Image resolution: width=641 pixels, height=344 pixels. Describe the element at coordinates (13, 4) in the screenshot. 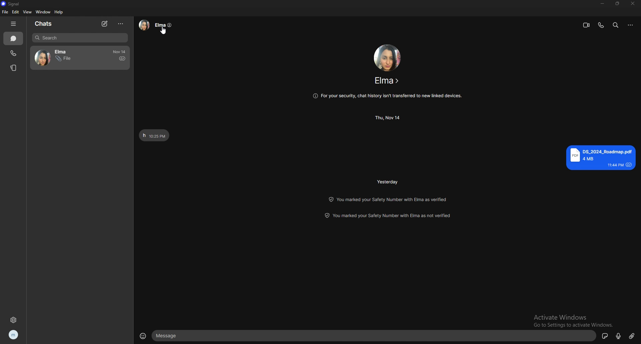

I see `signal` at that location.